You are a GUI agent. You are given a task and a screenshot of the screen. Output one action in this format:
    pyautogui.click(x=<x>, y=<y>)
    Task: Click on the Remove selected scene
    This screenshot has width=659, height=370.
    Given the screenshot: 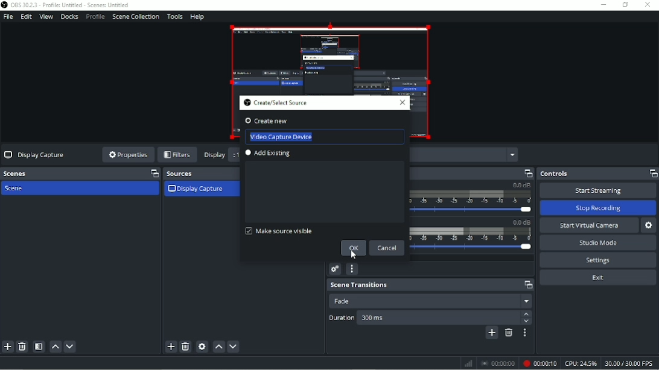 What is the action you would take?
    pyautogui.click(x=22, y=346)
    